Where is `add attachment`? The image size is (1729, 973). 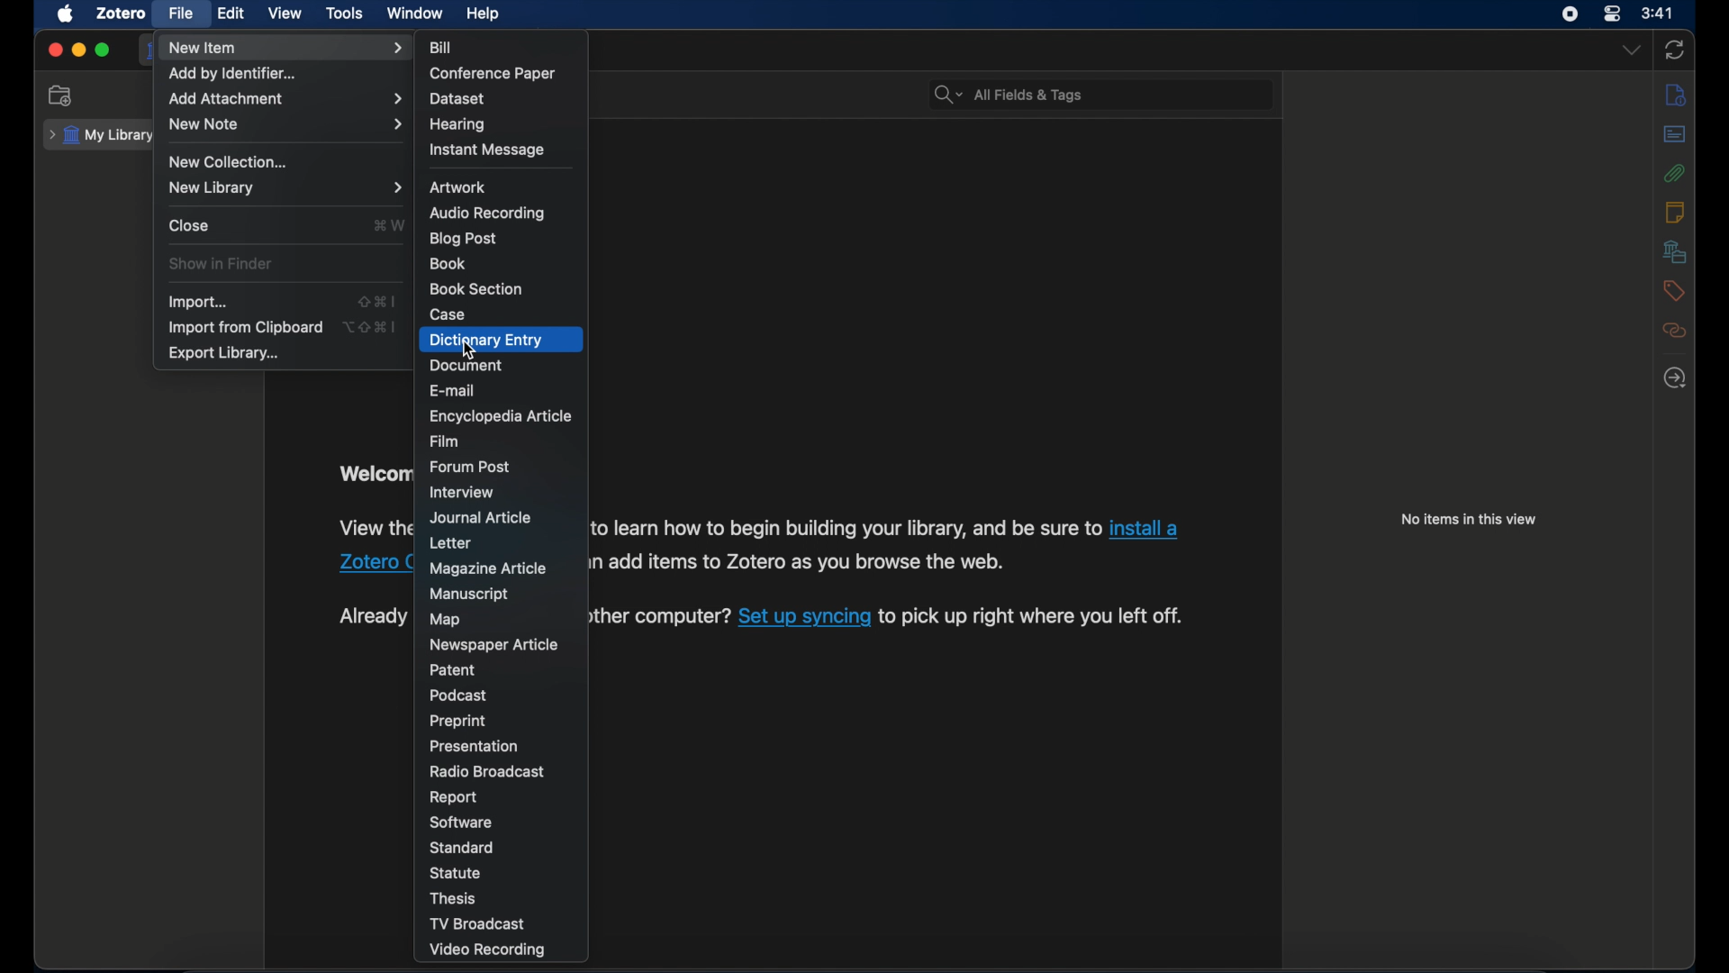
add attachment is located at coordinates (287, 100).